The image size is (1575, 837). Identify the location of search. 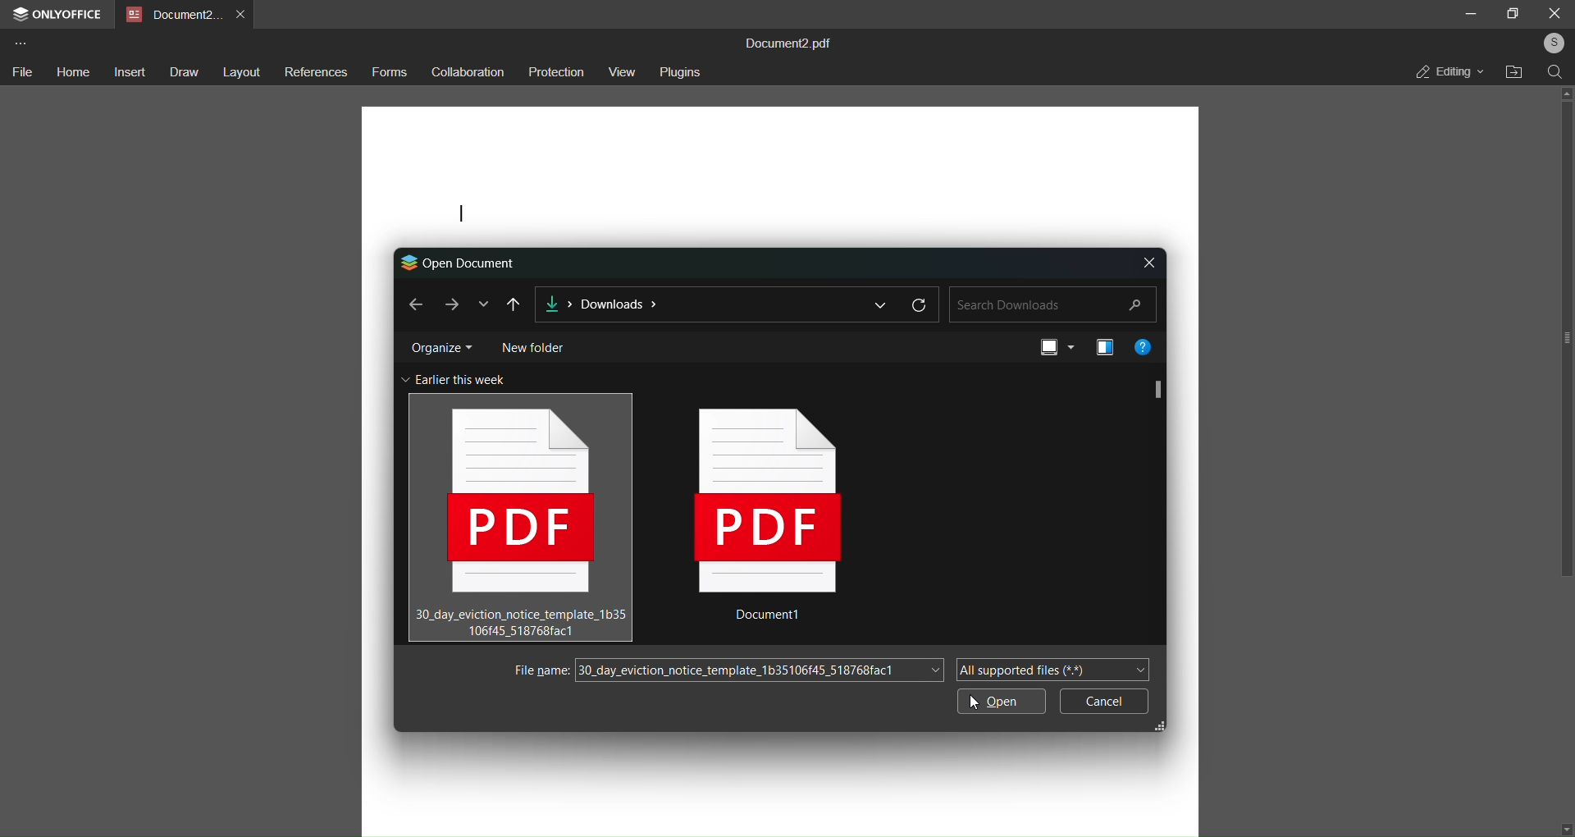
(1555, 71).